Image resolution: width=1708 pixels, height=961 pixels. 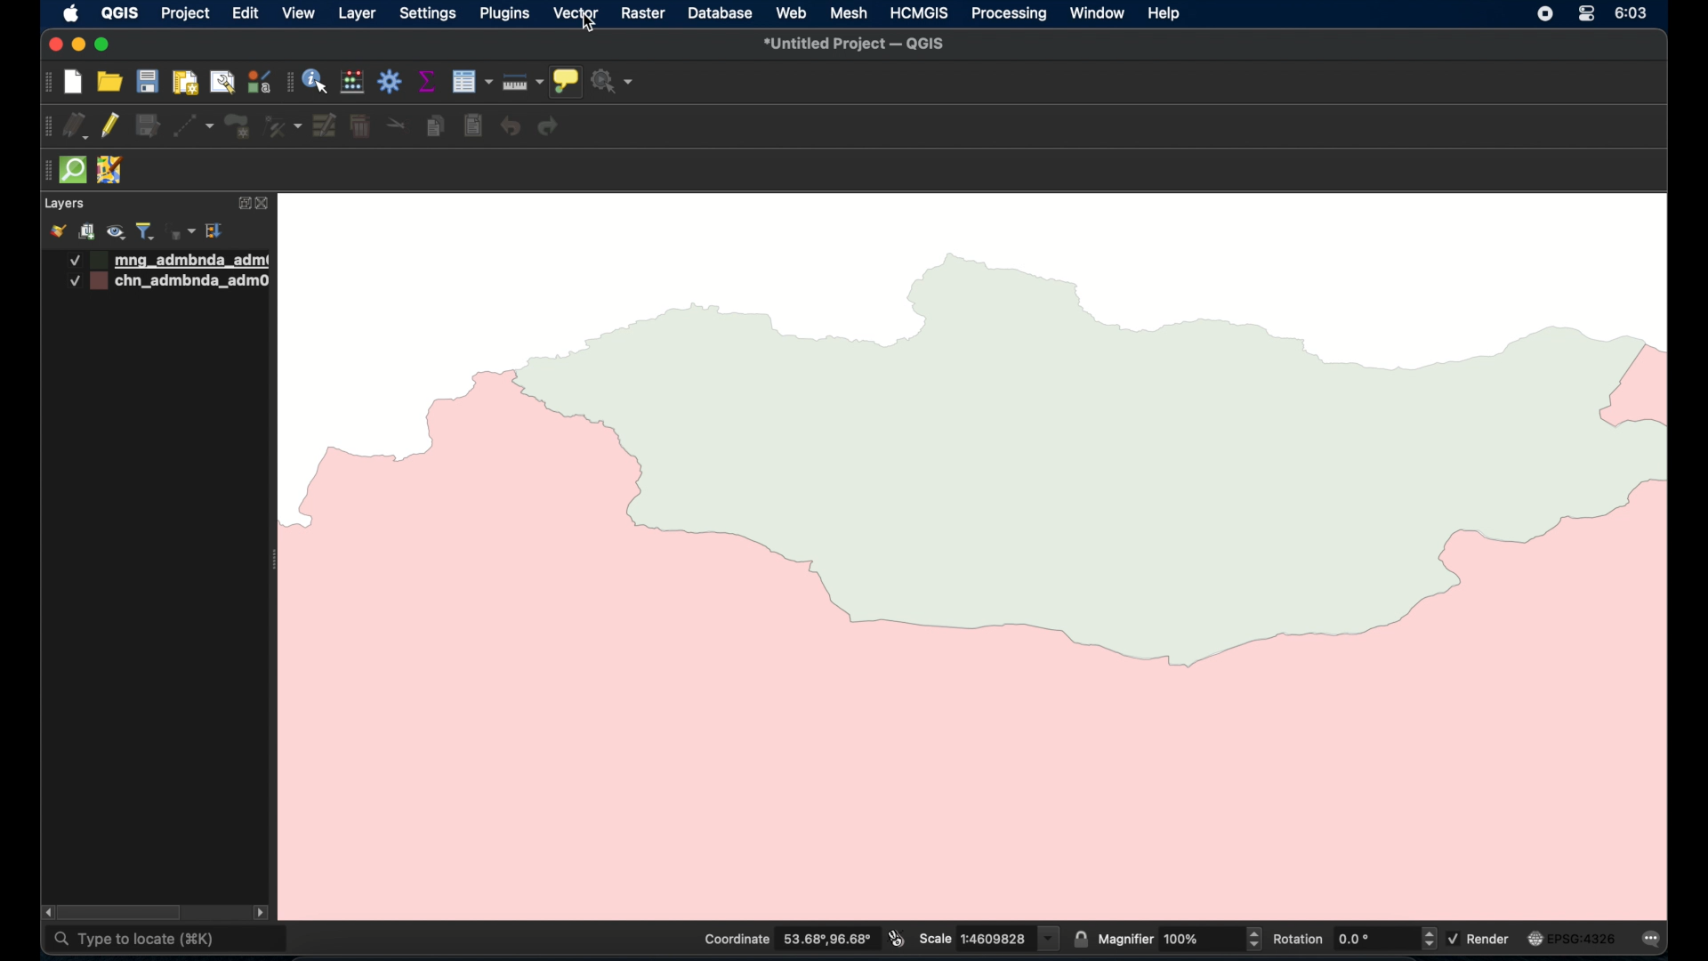 I want to click on HCMGIS, so click(x=917, y=12).